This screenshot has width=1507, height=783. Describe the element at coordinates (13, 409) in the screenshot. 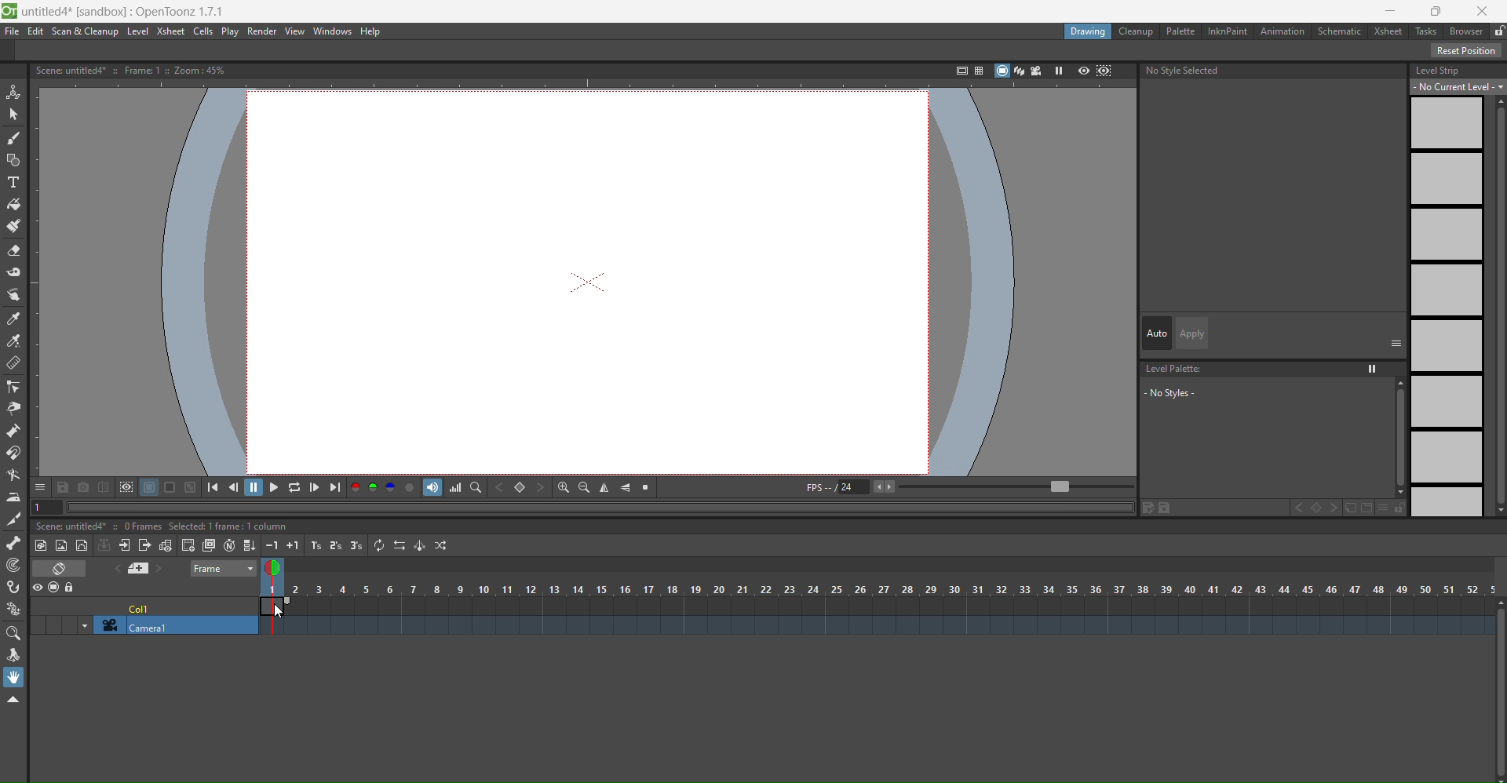

I see `pinch tool` at that location.